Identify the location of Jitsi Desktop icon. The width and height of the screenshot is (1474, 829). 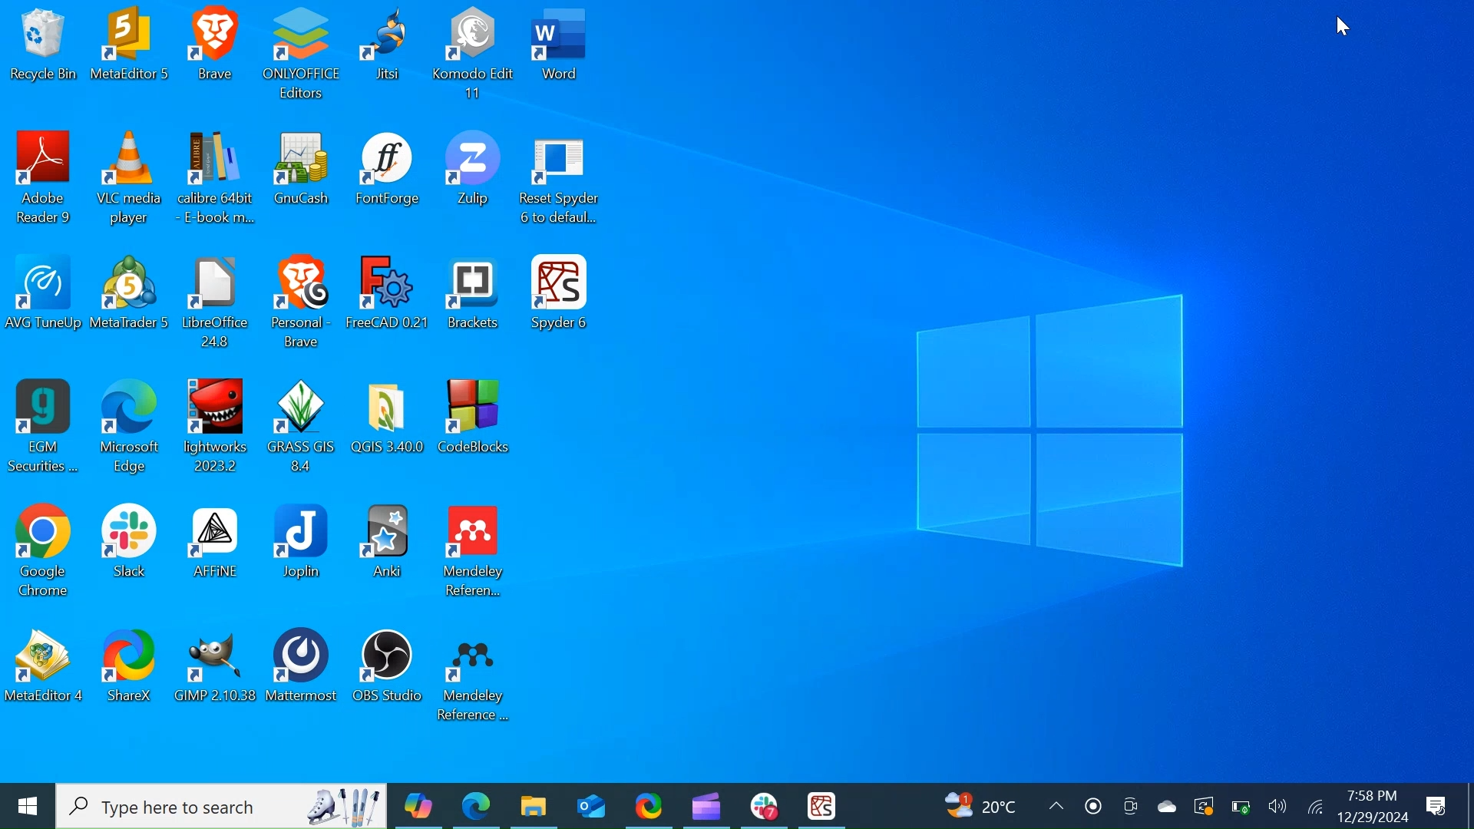
(385, 52).